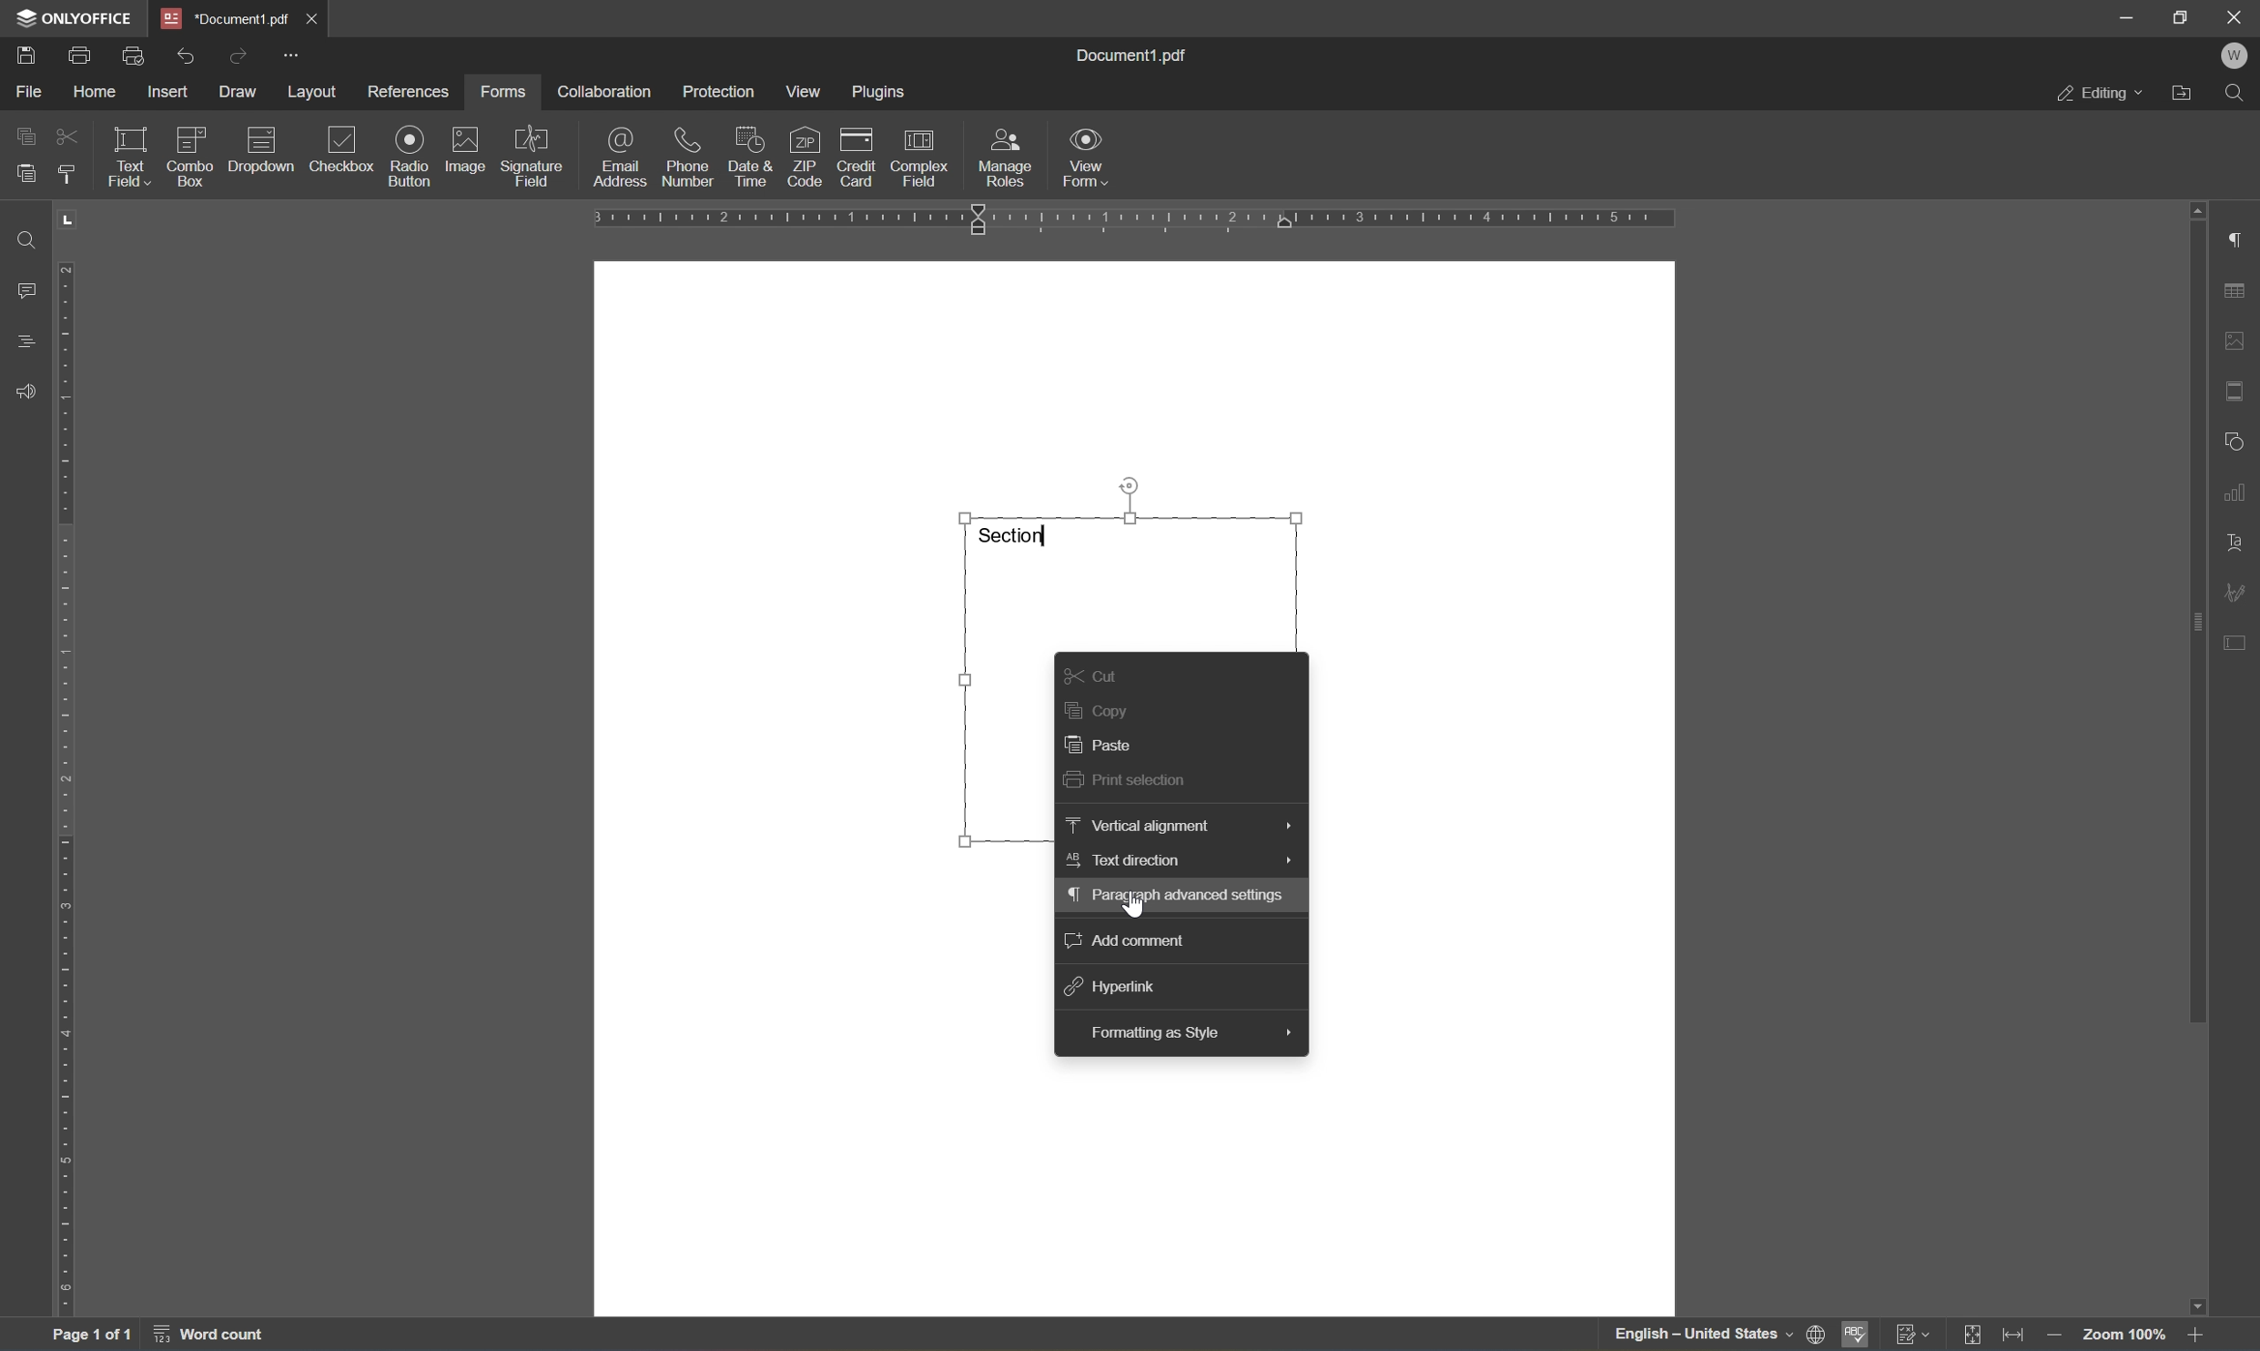 The height and width of the screenshot is (1351, 2260). Describe the element at coordinates (169, 91) in the screenshot. I see `insert` at that location.